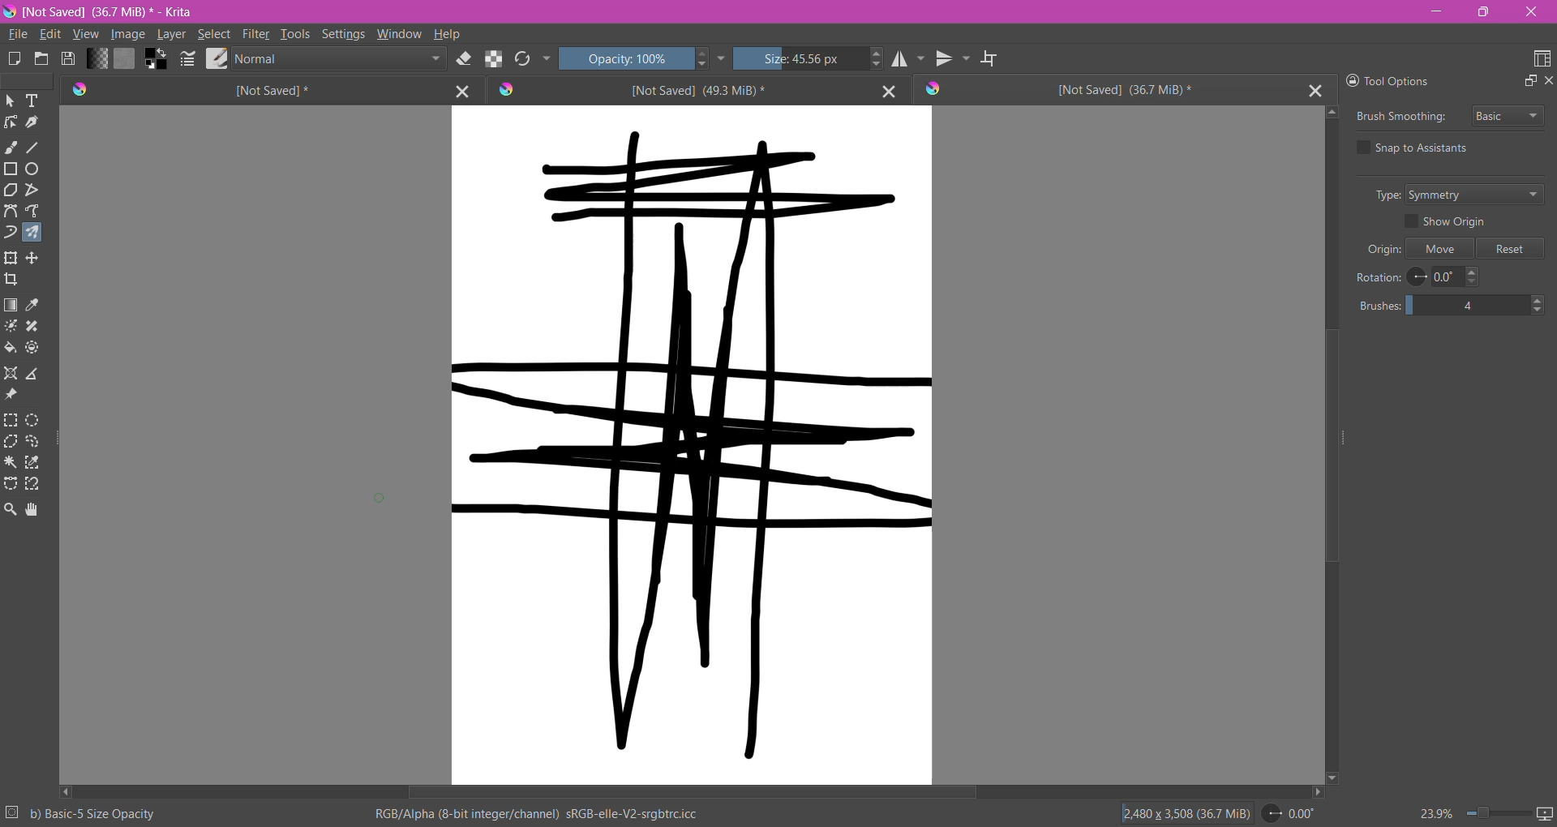 The width and height of the screenshot is (1557, 827). What do you see at coordinates (1348, 80) in the screenshot?
I see `Lock Docker` at bounding box center [1348, 80].